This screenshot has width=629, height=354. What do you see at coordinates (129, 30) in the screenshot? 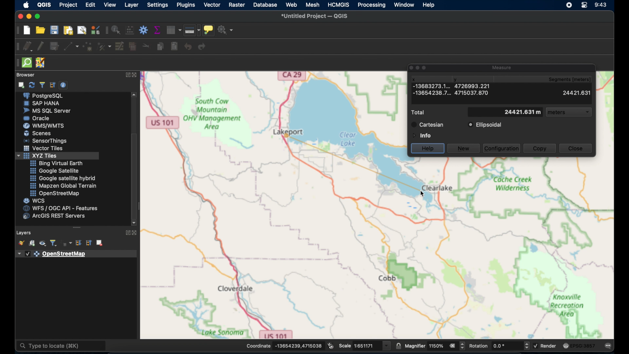
I see `open field calculator` at bounding box center [129, 30].